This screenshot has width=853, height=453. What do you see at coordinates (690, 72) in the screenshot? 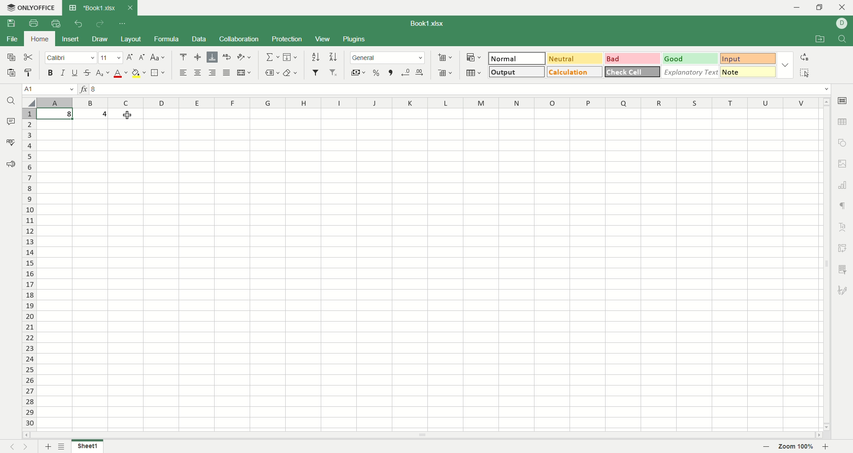
I see `explanatory text` at bounding box center [690, 72].